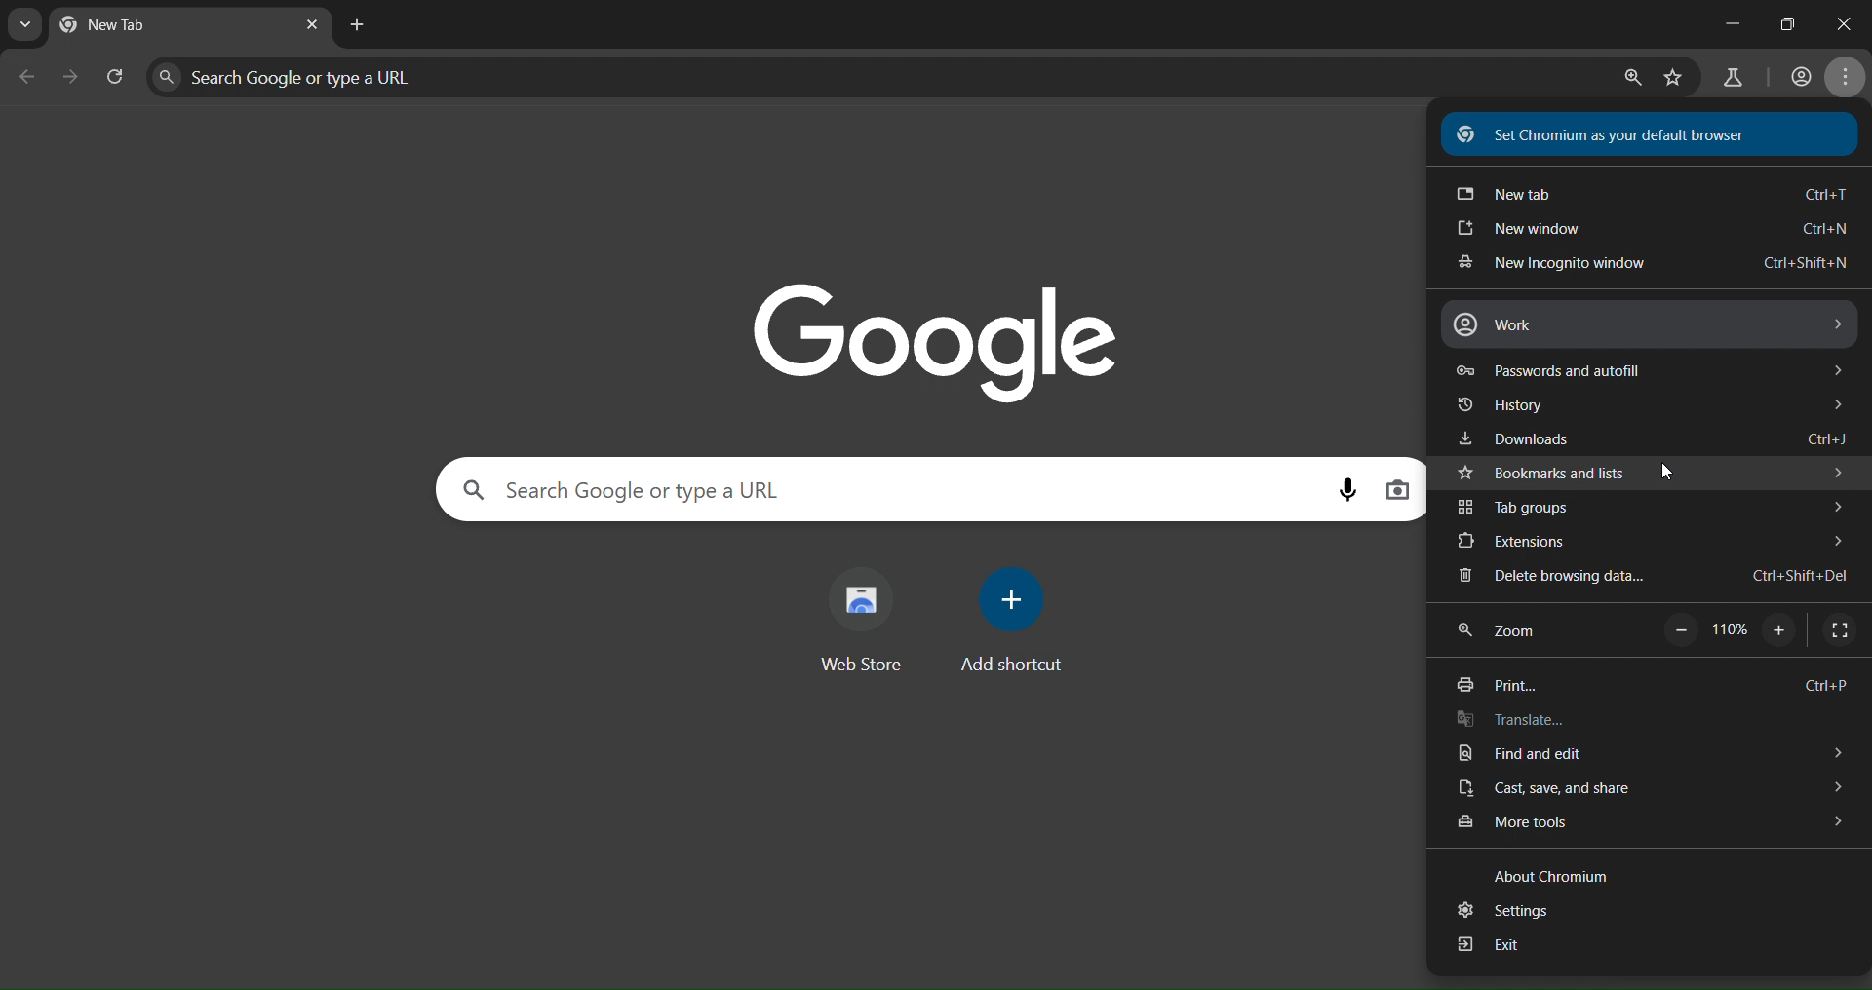  I want to click on Google logo, so click(938, 342).